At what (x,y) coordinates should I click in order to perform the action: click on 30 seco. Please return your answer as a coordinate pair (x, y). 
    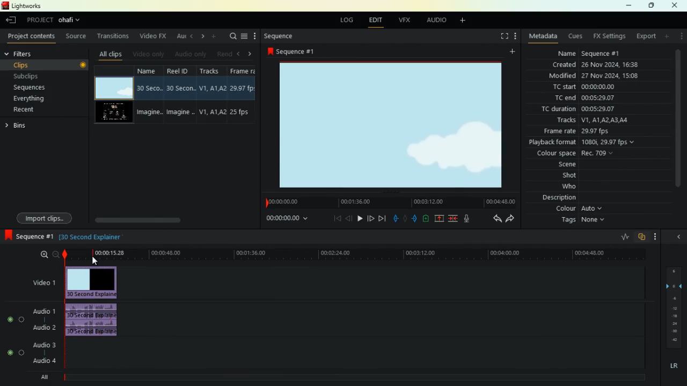
    Looking at the image, I should click on (180, 88).